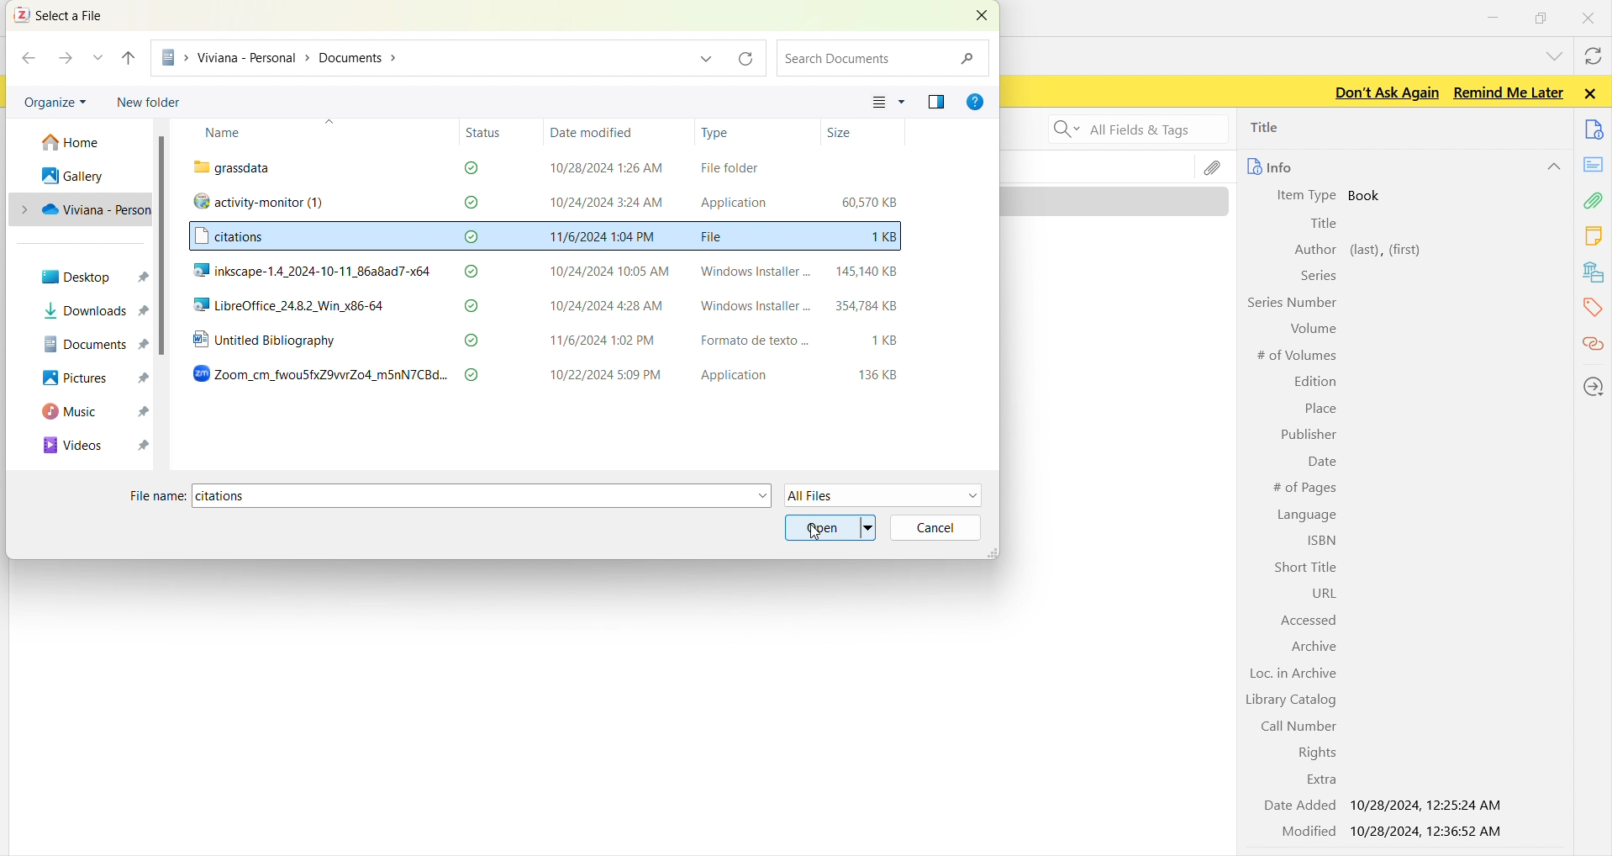 This screenshot has height=856, width=1612. Describe the element at coordinates (1590, 16) in the screenshot. I see `close` at that location.